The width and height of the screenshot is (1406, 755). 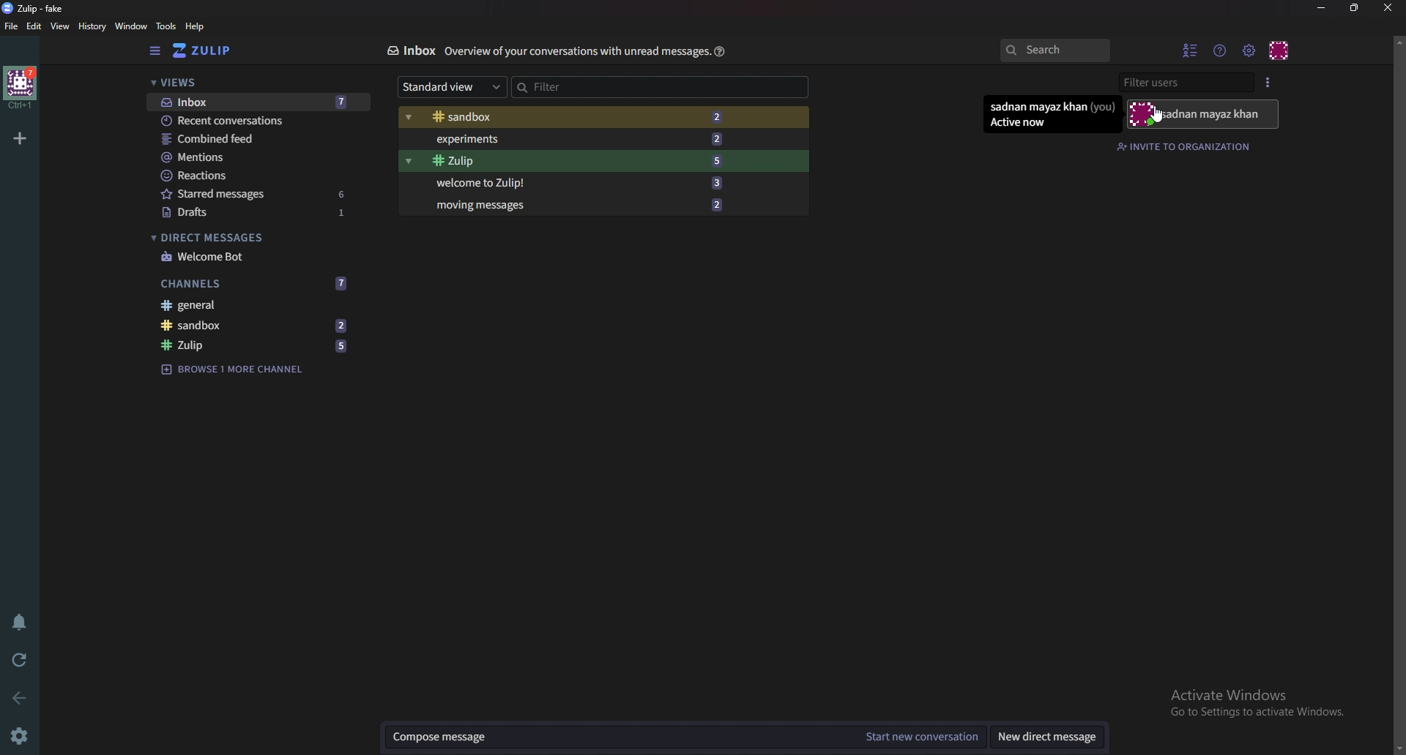 I want to click on Reactions, so click(x=259, y=175).